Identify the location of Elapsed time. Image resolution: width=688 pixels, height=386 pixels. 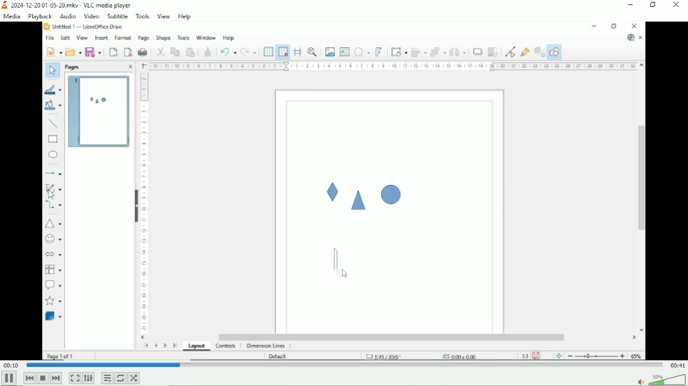
(11, 365).